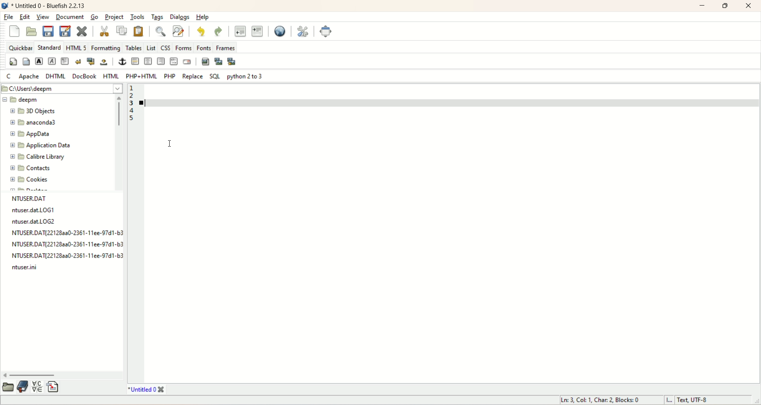 The image size is (761, 405). Describe the element at coordinates (183, 48) in the screenshot. I see `forms` at that location.